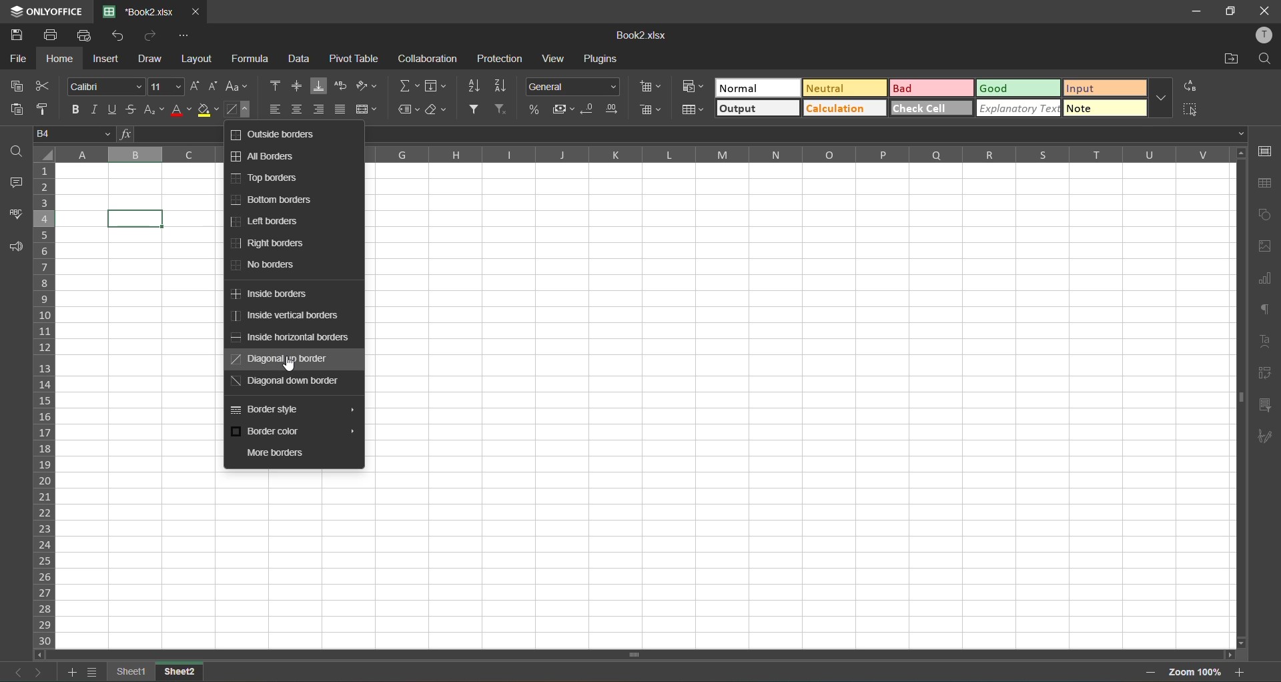 The height and width of the screenshot is (682, 1281). What do you see at coordinates (292, 432) in the screenshot?
I see `border color` at bounding box center [292, 432].